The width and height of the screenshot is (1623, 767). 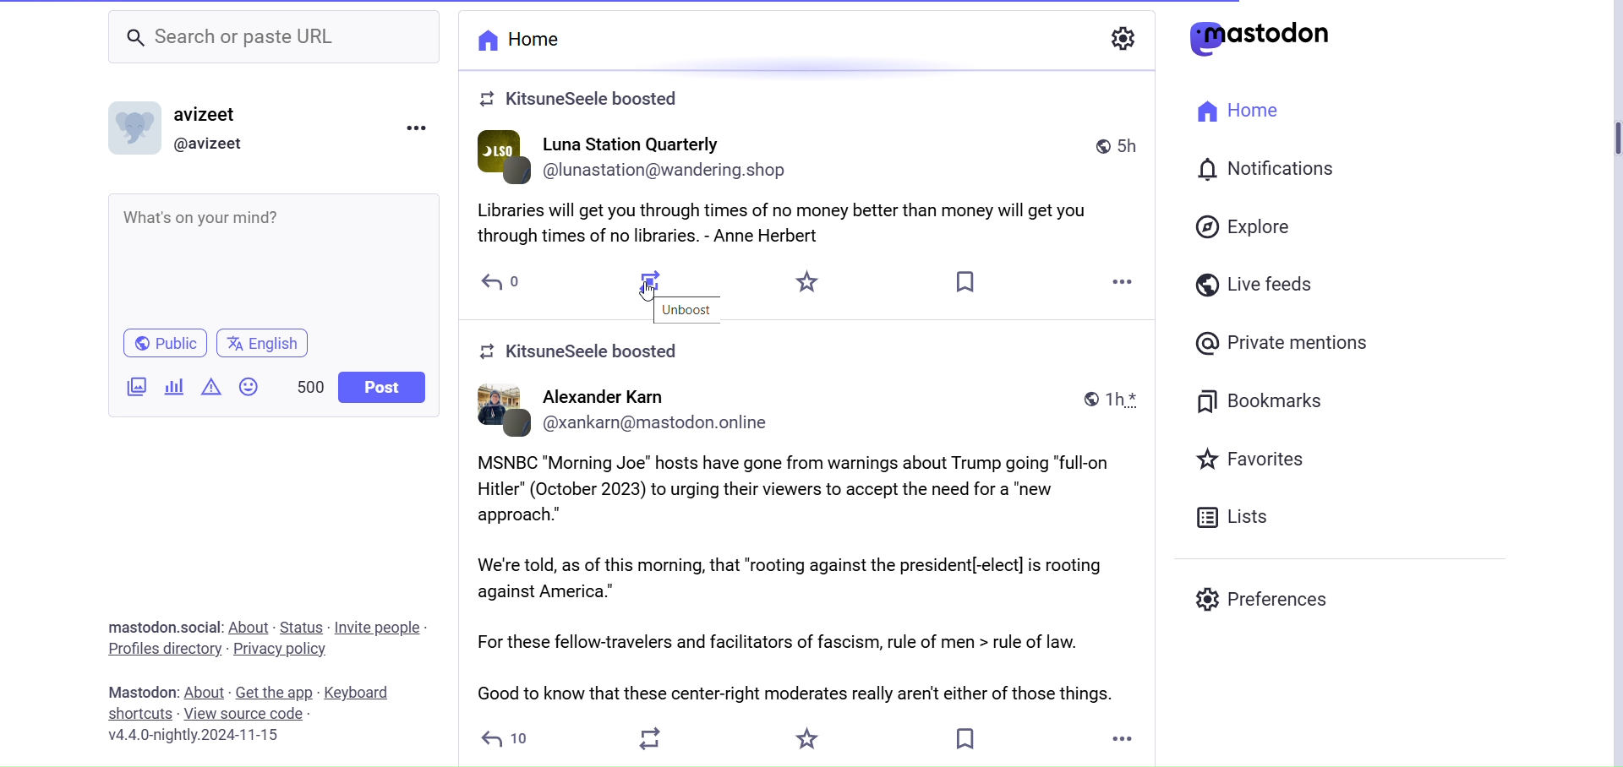 I want to click on More, so click(x=1124, y=280).